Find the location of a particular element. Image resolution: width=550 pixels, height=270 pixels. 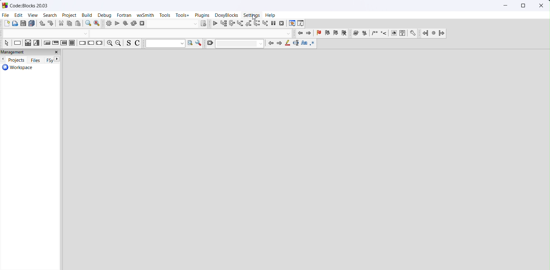

instruction is located at coordinates (17, 43).